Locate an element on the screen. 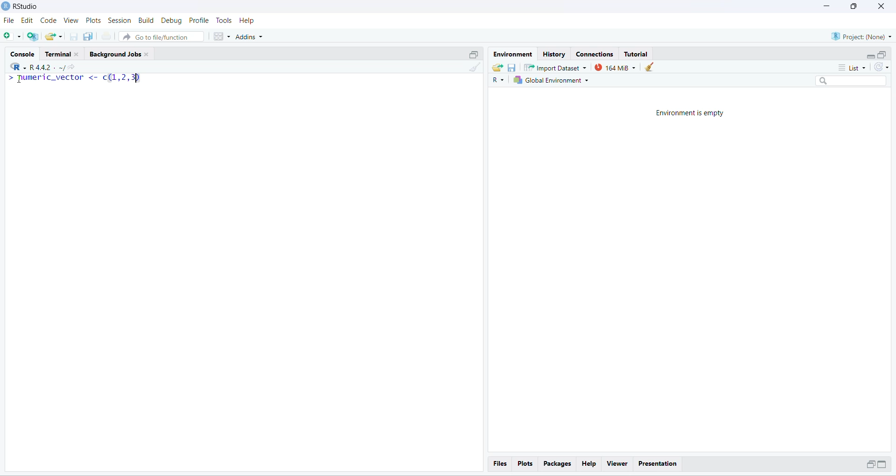 Image resolution: width=896 pixels, height=476 pixels. Presentation is located at coordinates (658, 464).